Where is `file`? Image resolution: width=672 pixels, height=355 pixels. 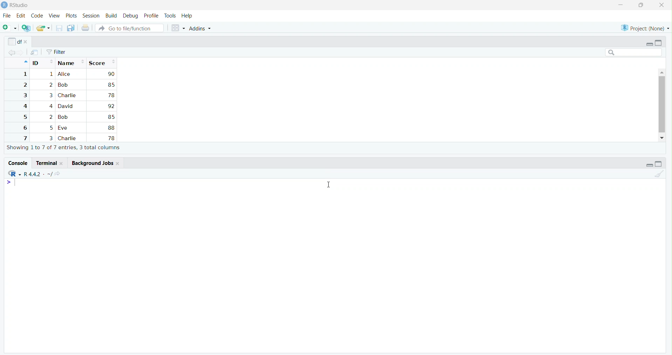 file is located at coordinates (35, 52).